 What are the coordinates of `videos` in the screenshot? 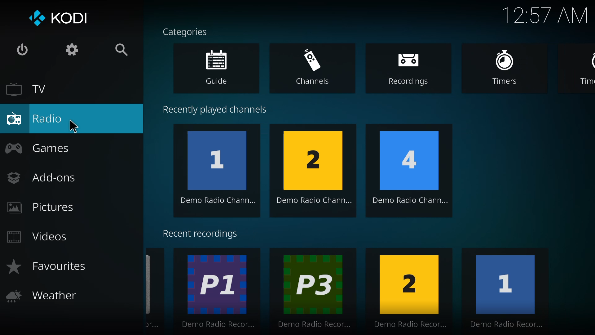 It's located at (37, 238).